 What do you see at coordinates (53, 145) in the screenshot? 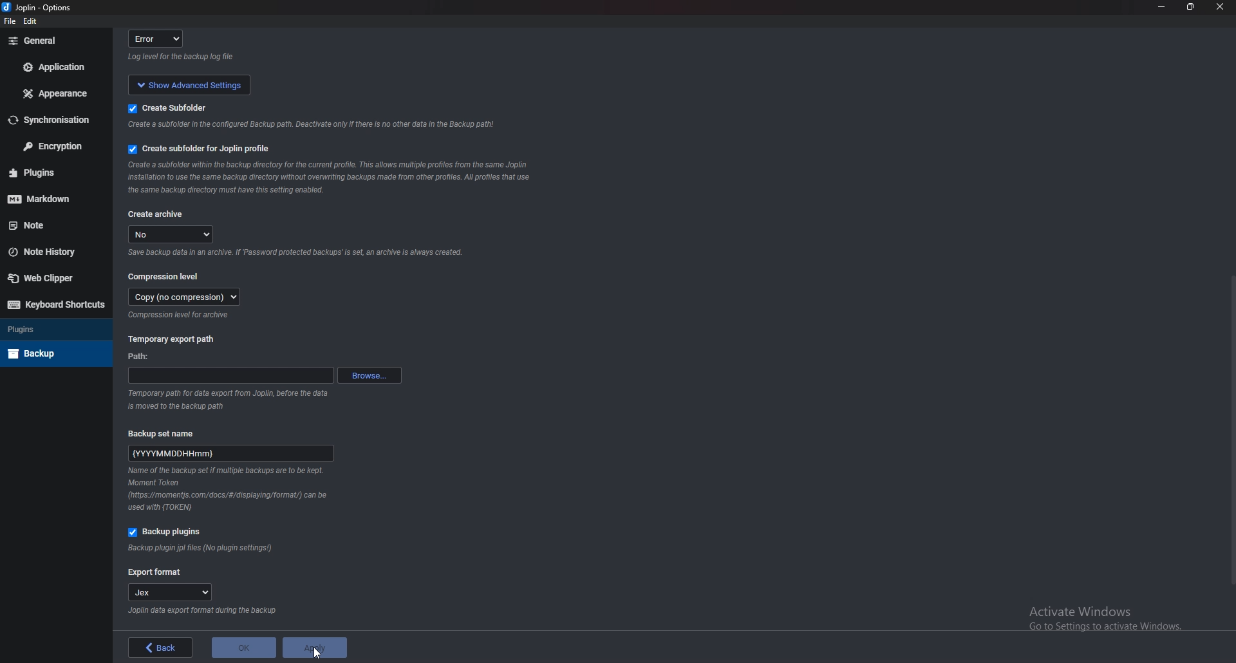
I see `Encryption` at bounding box center [53, 145].